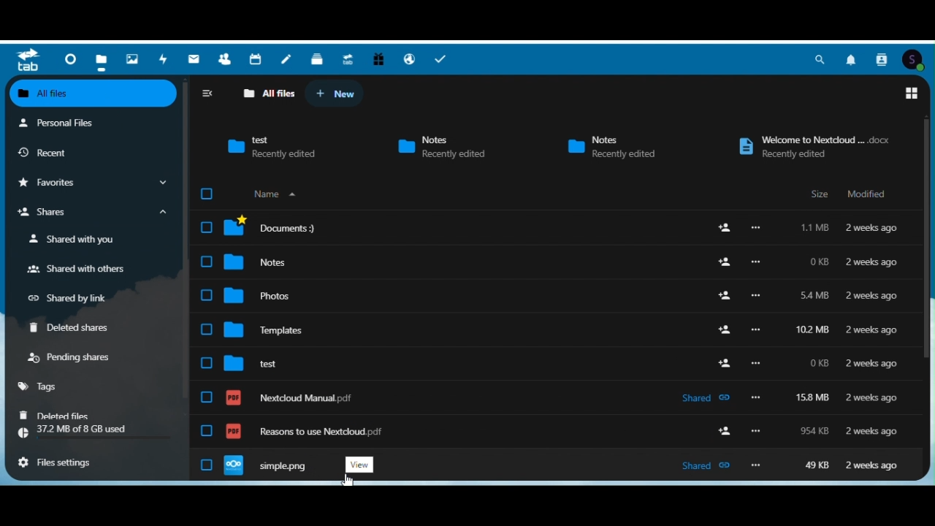  I want to click on New, so click(335, 94).